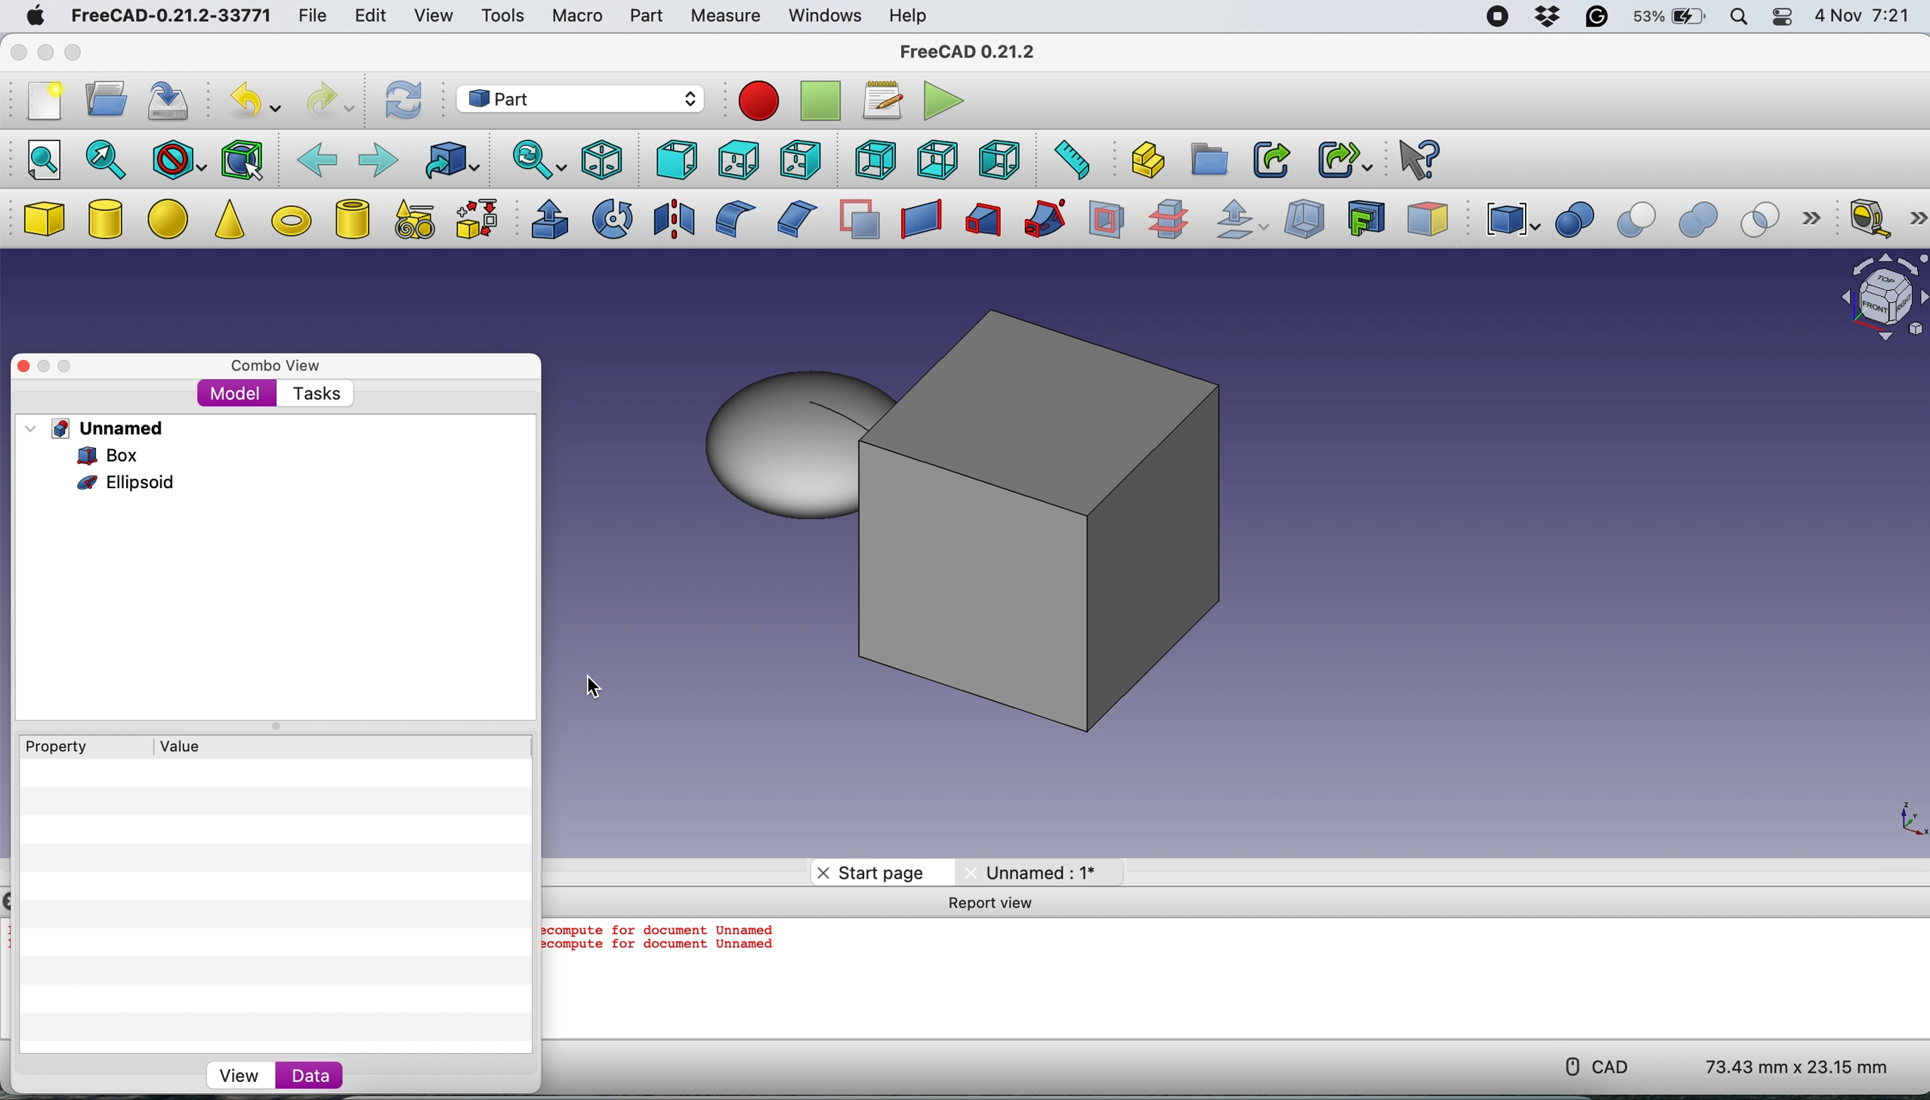  Describe the element at coordinates (1033, 872) in the screenshot. I see `Unnamed: 1*` at that location.